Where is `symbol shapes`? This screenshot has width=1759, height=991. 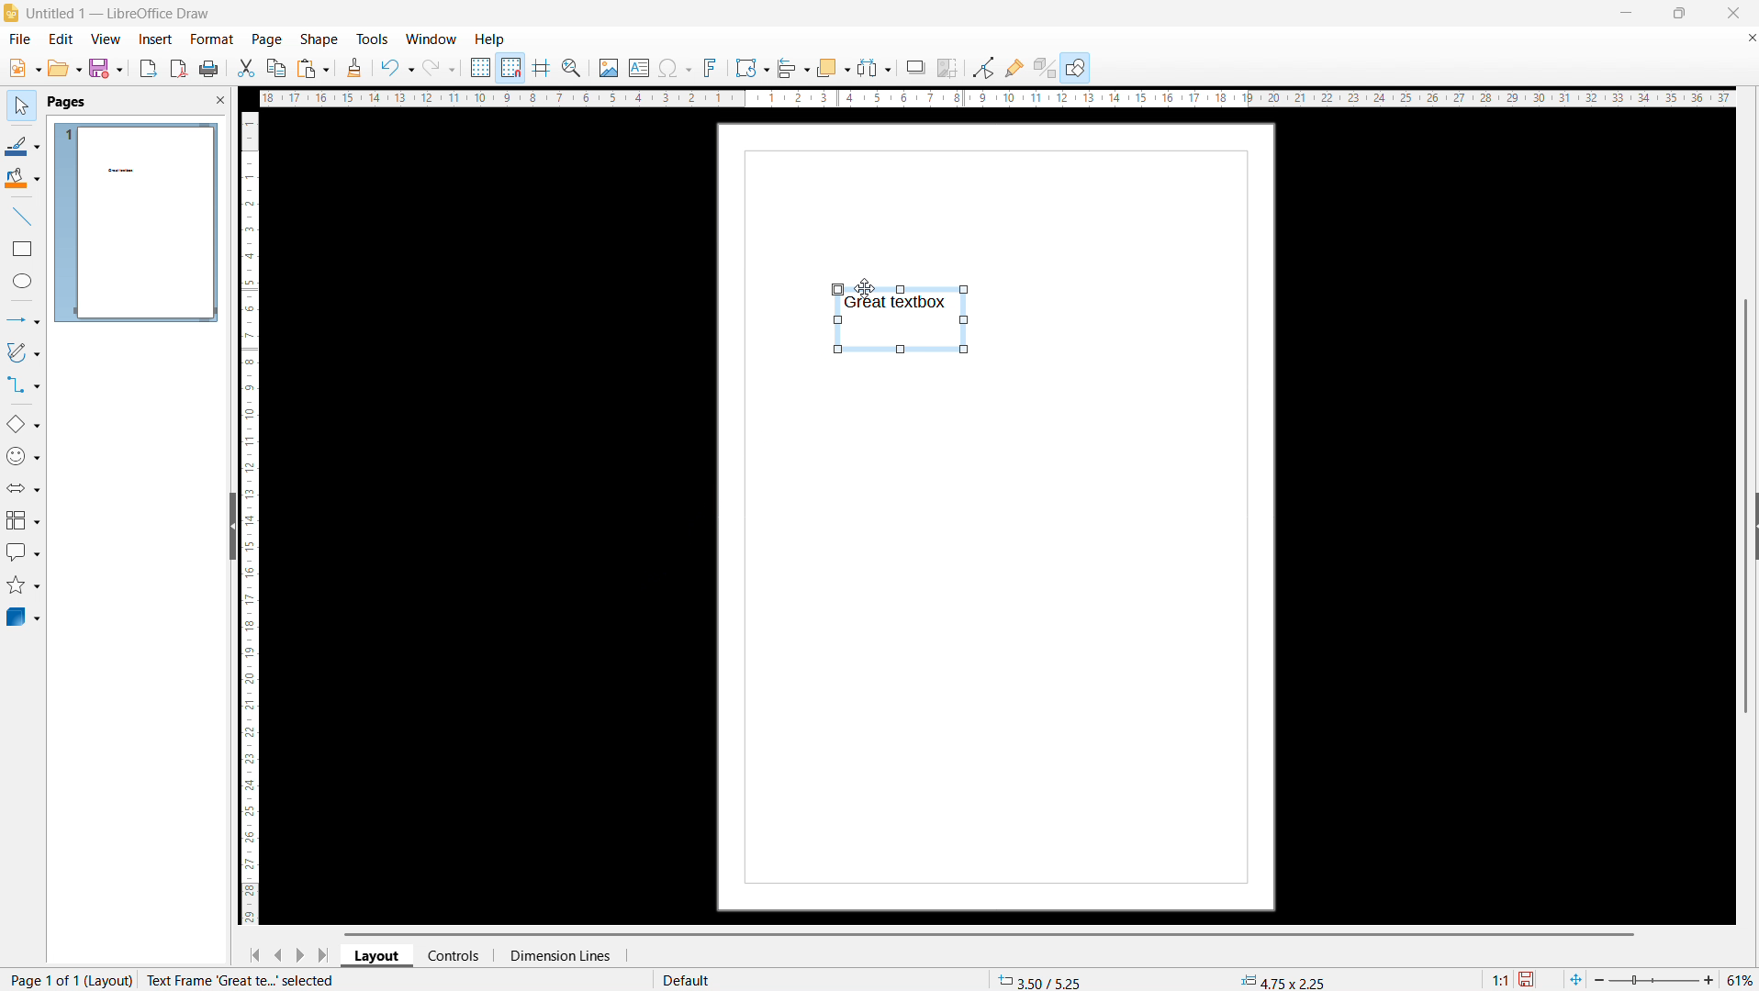
symbol shapes is located at coordinates (23, 456).